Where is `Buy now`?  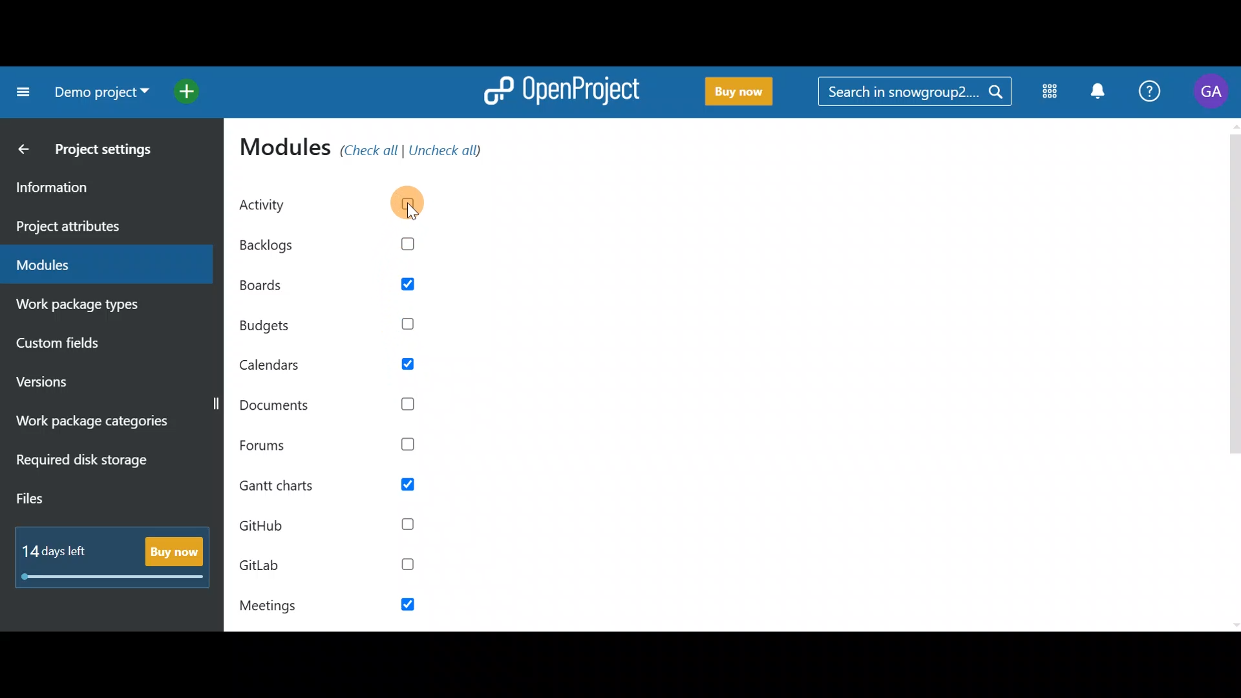 Buy now is located at coordinates (116, 553).